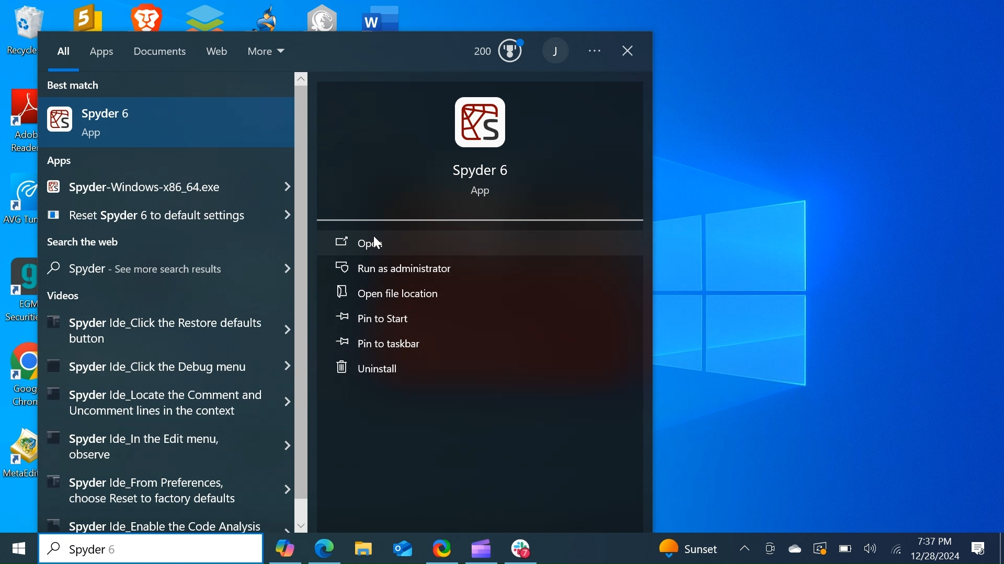  What do you see at coordinates (557, 50) in the screenshot?
I see `Avatar` at bounding box center [557, 50].